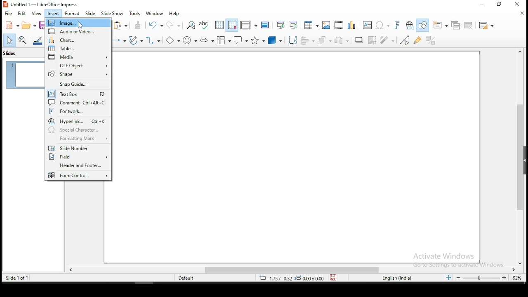 This screenshot has height=297, width=528. I want to click on ellipse, so click(119, 40).